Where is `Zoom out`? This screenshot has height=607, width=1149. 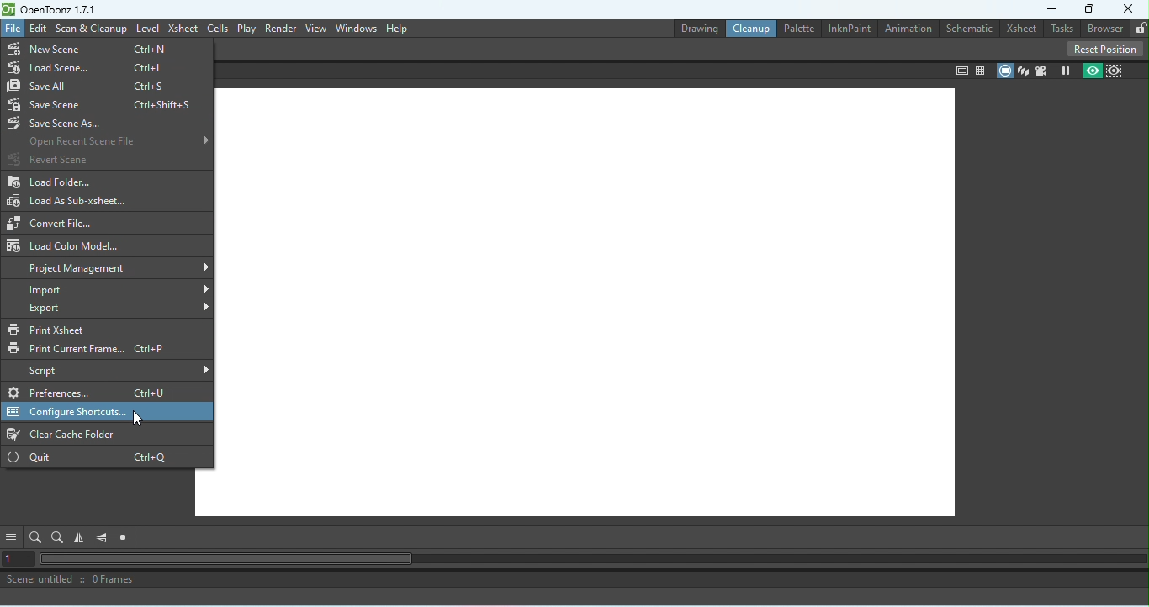
Zoom out is located at coordinates (57, 537).